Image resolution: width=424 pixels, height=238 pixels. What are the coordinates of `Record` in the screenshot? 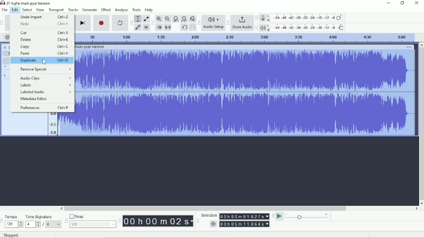 It's located at (101, 23).